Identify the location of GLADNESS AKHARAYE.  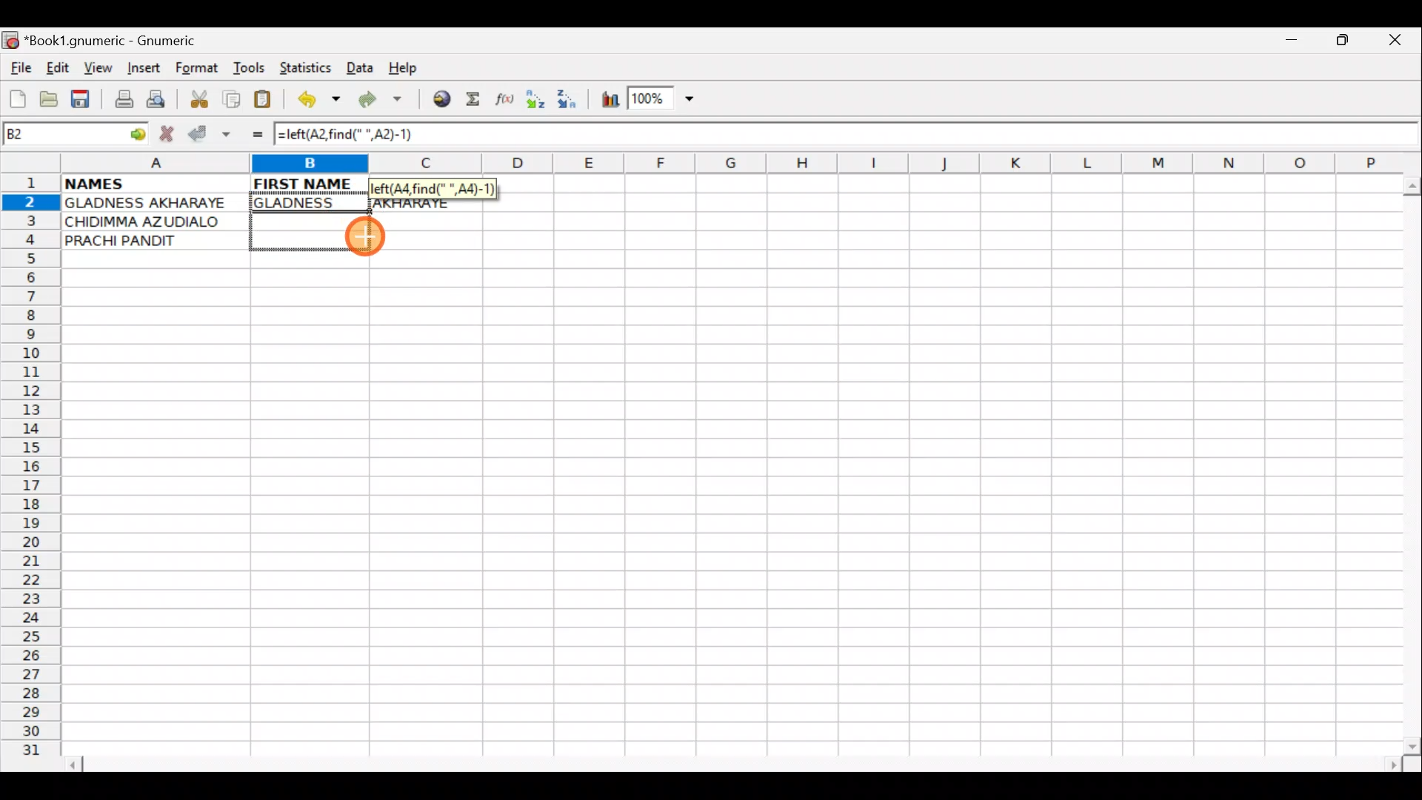
(155, 204).